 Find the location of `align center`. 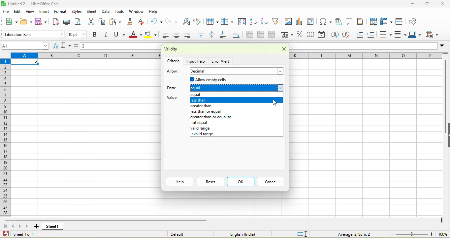

align center is located at coordinates (178, 35).